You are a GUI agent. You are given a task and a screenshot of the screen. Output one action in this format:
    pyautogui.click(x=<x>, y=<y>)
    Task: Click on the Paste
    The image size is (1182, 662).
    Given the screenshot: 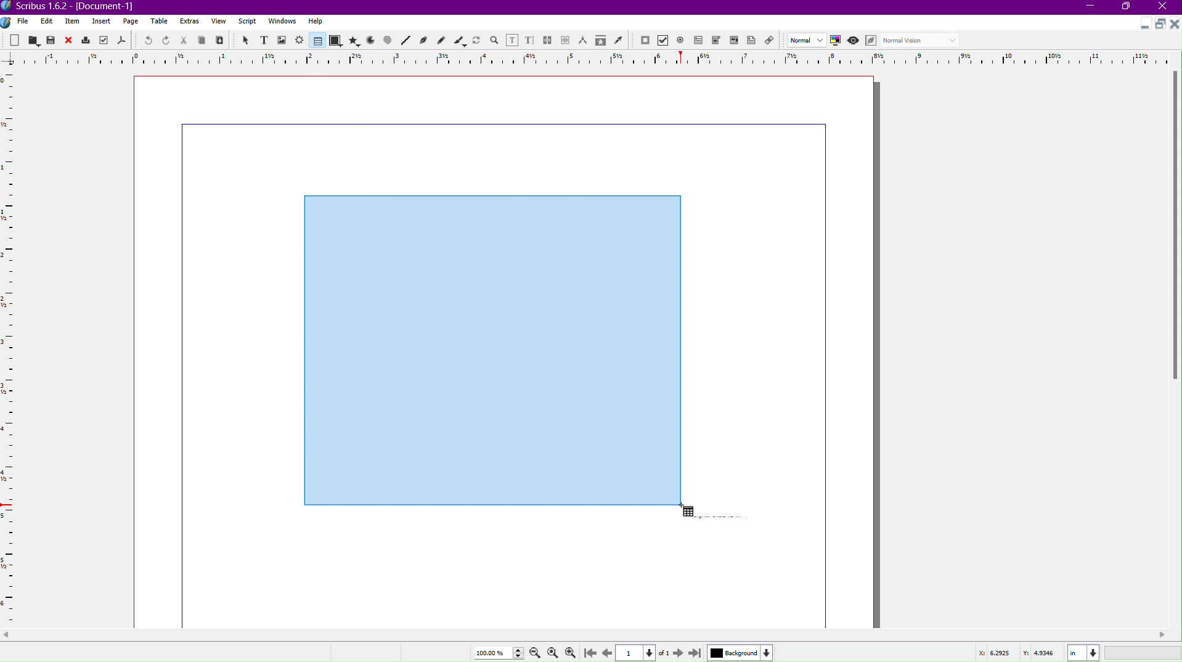 What is the action you would take?
    pyautogui.click(x=221, y=41)
    